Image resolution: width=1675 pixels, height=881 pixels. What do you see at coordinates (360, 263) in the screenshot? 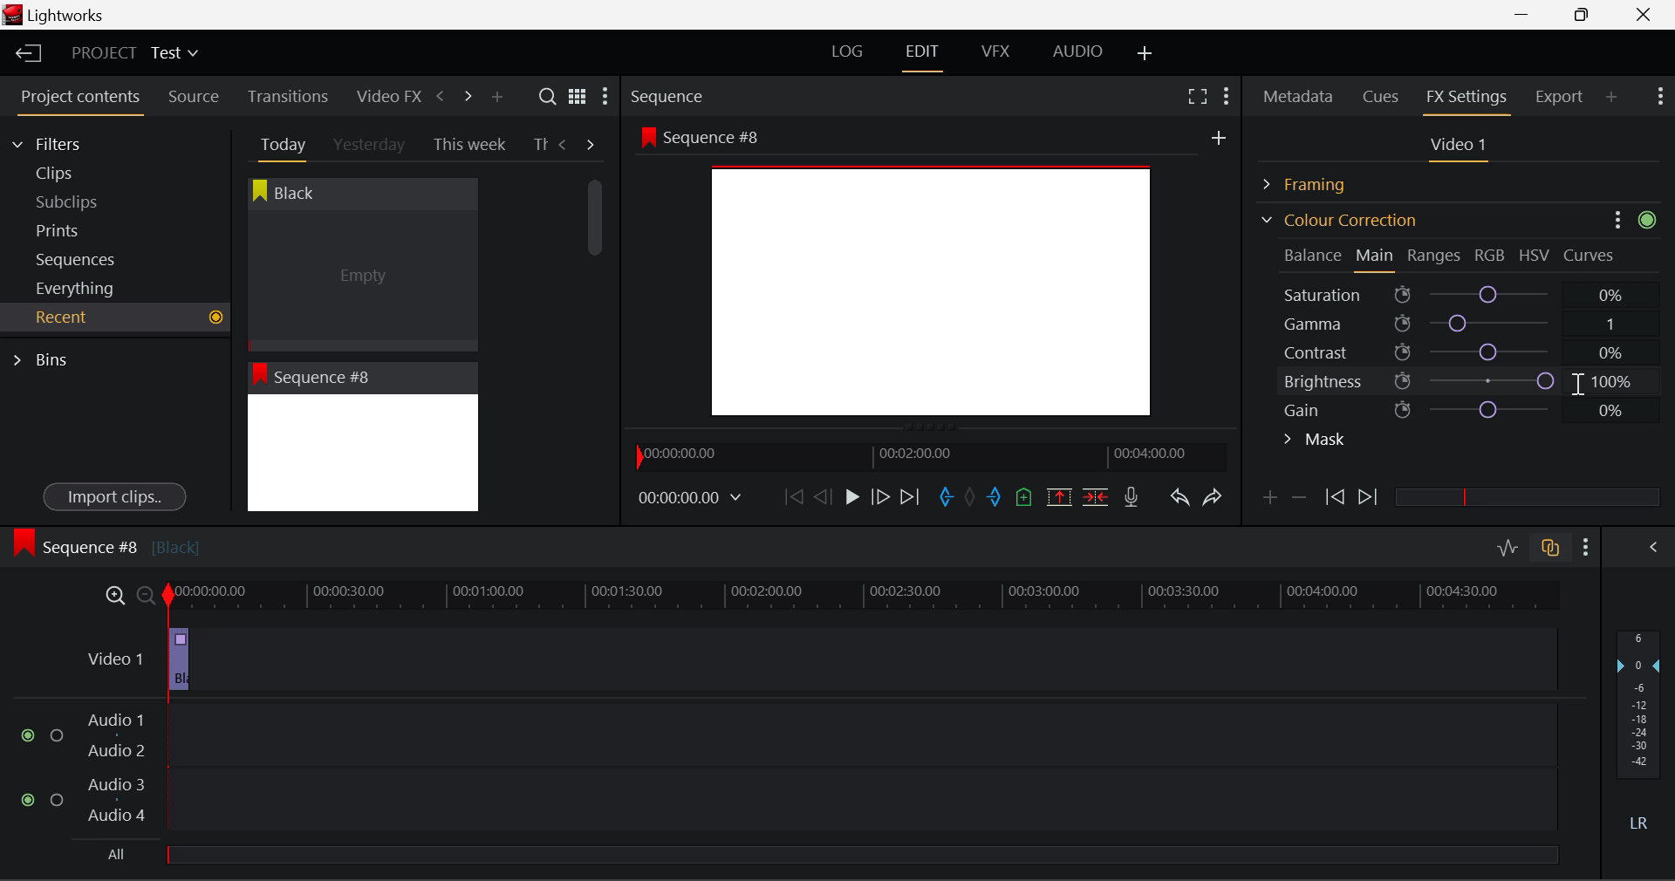
I see `Cursor MOUSE_DOWN on Black Clip` at bounding box center [360, 263].